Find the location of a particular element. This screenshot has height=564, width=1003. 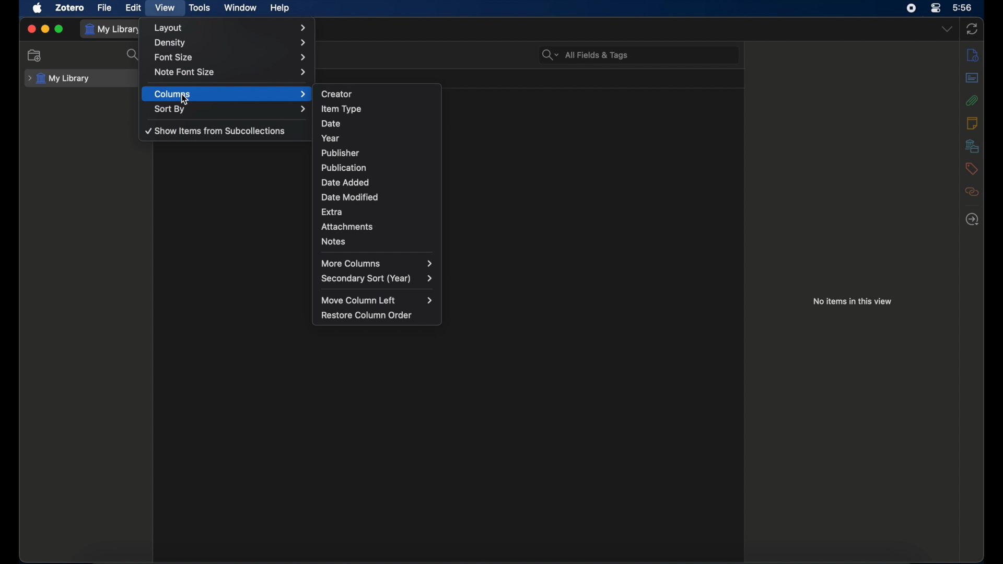

publication is located at coordinates (379, 167).